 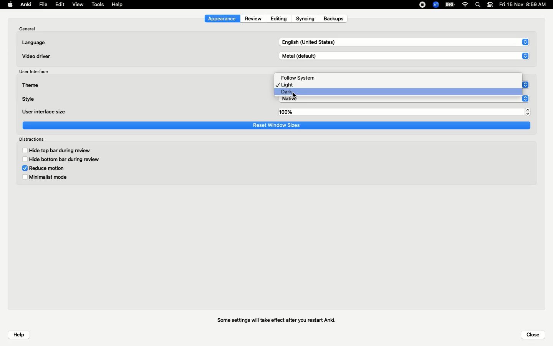 I want to click on English US, so click(x=403, y=42).